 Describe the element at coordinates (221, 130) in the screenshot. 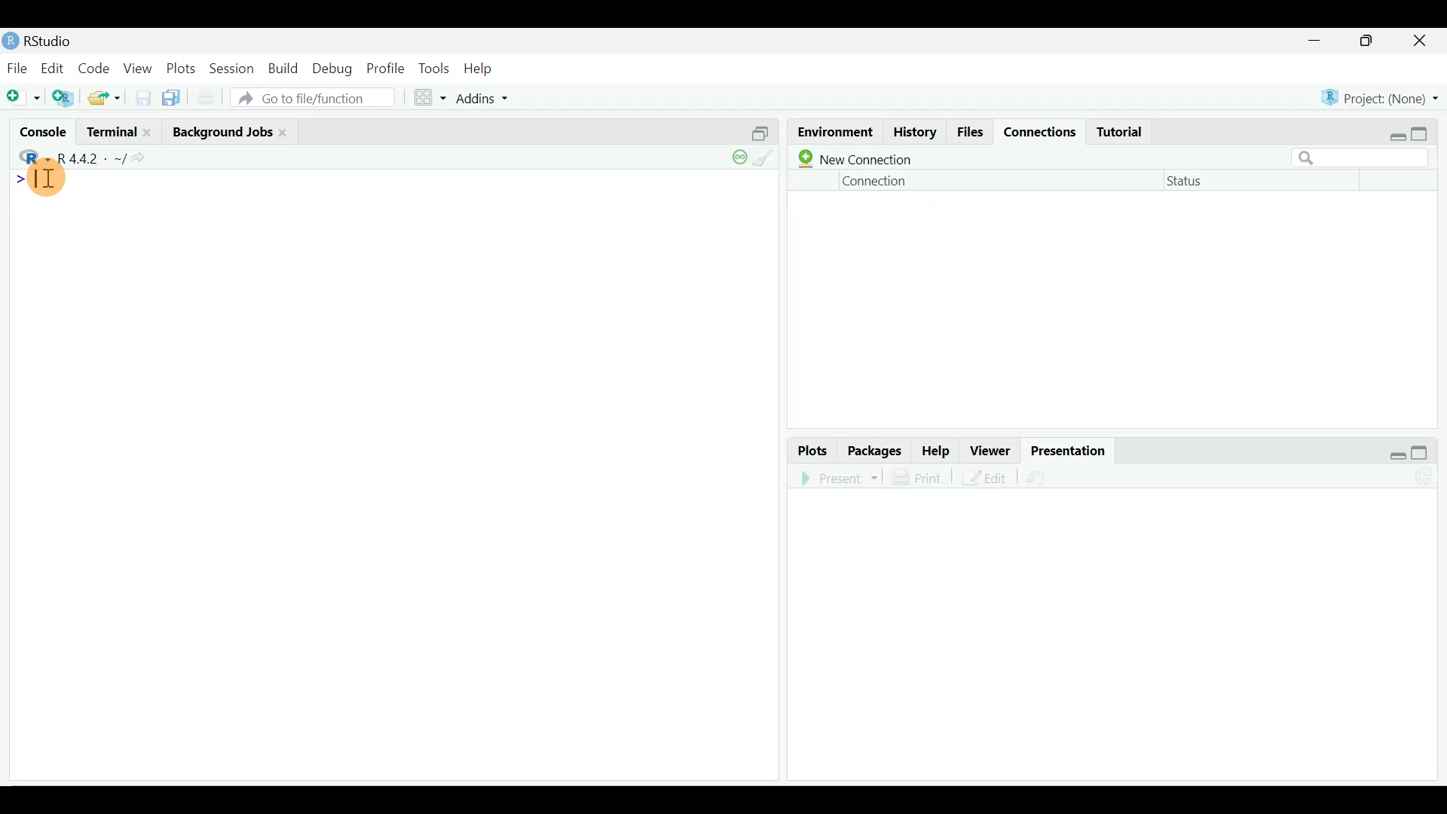

I see `Background jobs` at that location.